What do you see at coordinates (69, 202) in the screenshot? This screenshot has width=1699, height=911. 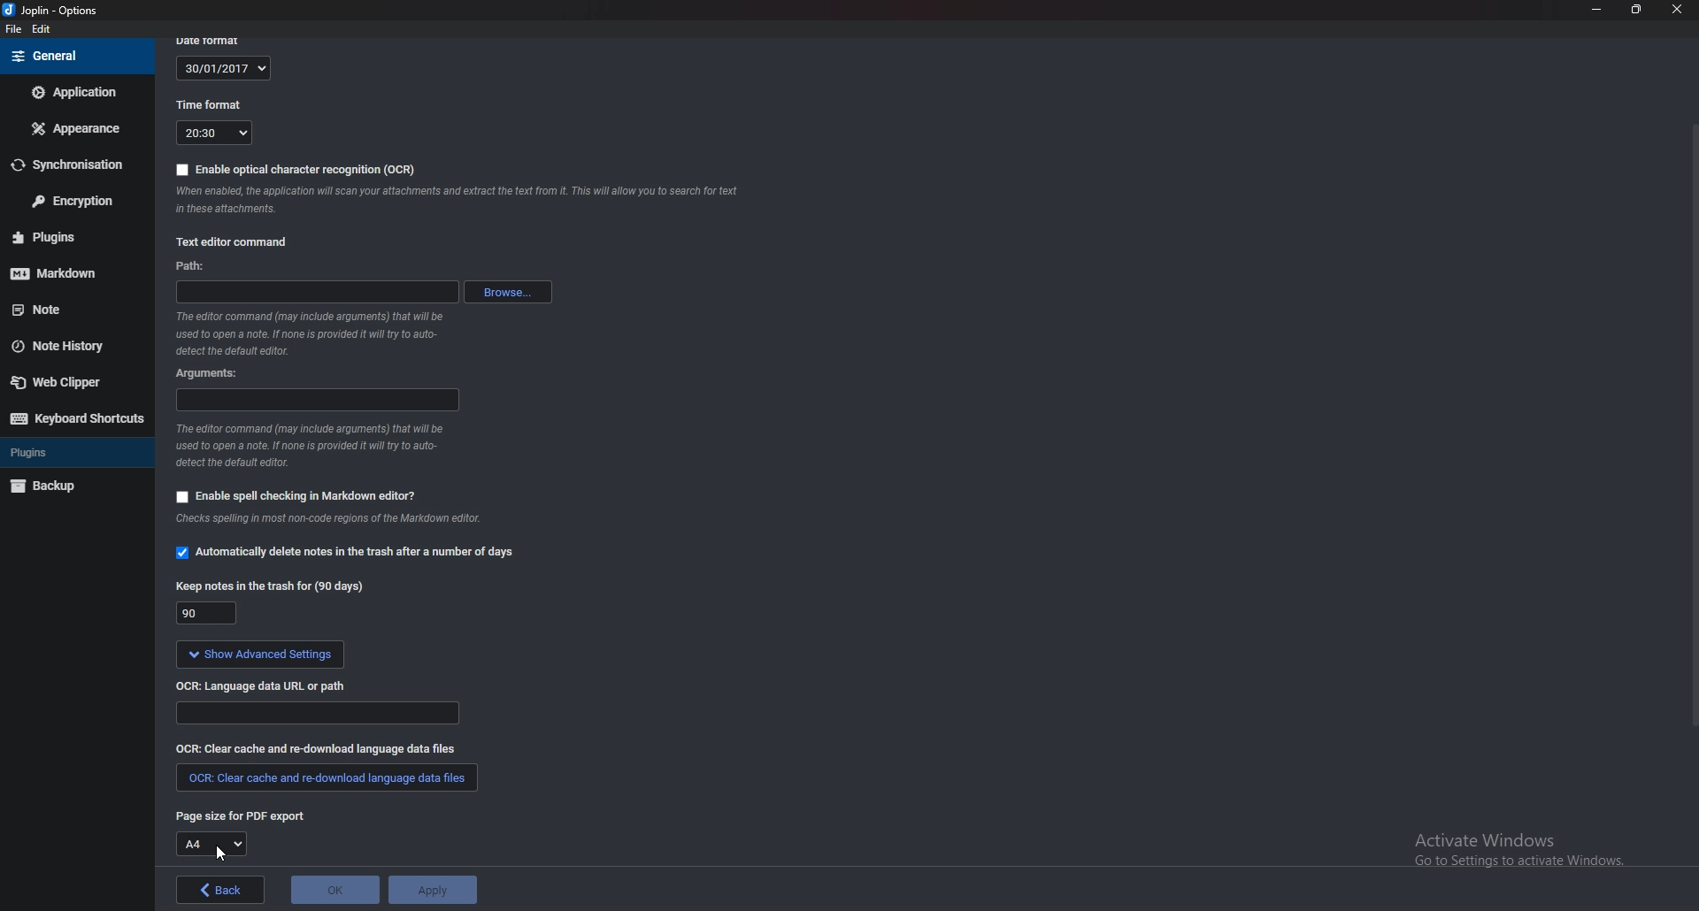 I see `Encryption` at bounding box center [69, 202].